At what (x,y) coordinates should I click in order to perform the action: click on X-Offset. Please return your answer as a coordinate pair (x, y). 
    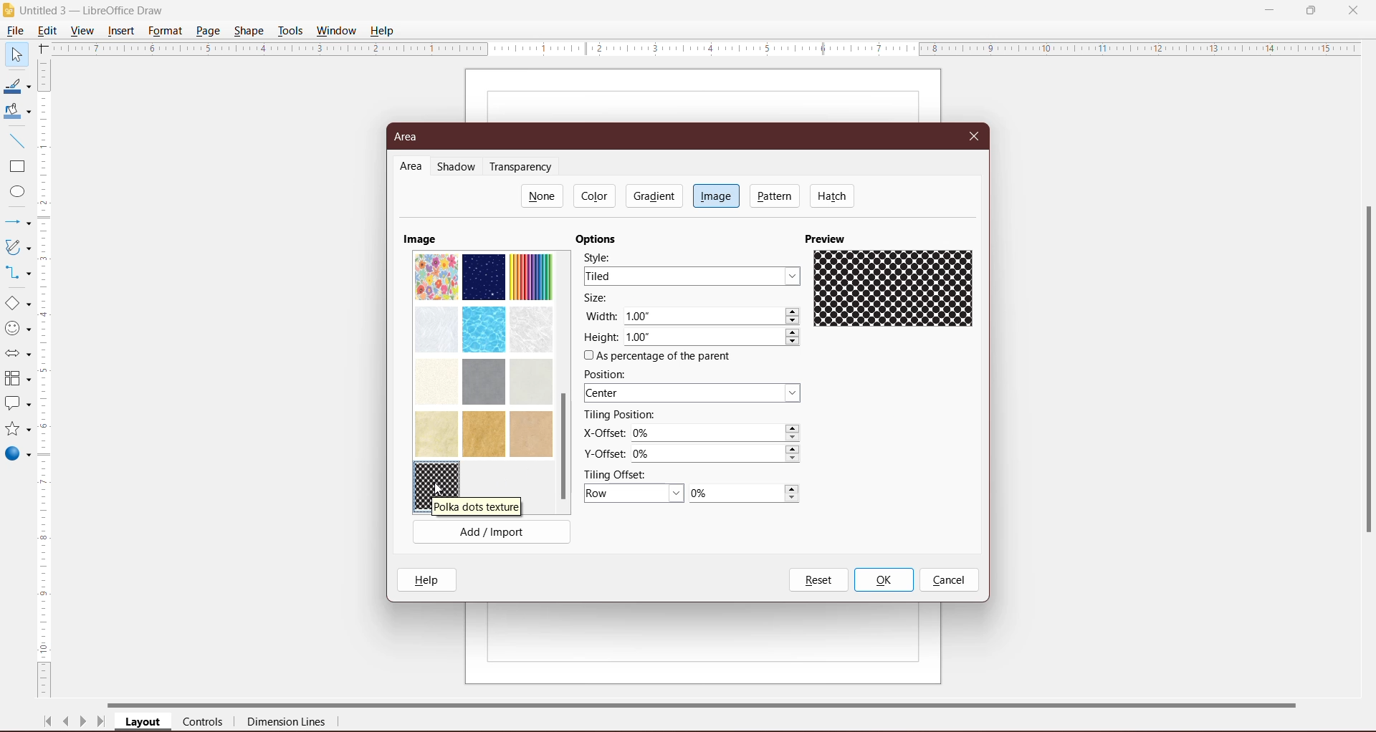
    Looking at the image, I should click on (601, 433).